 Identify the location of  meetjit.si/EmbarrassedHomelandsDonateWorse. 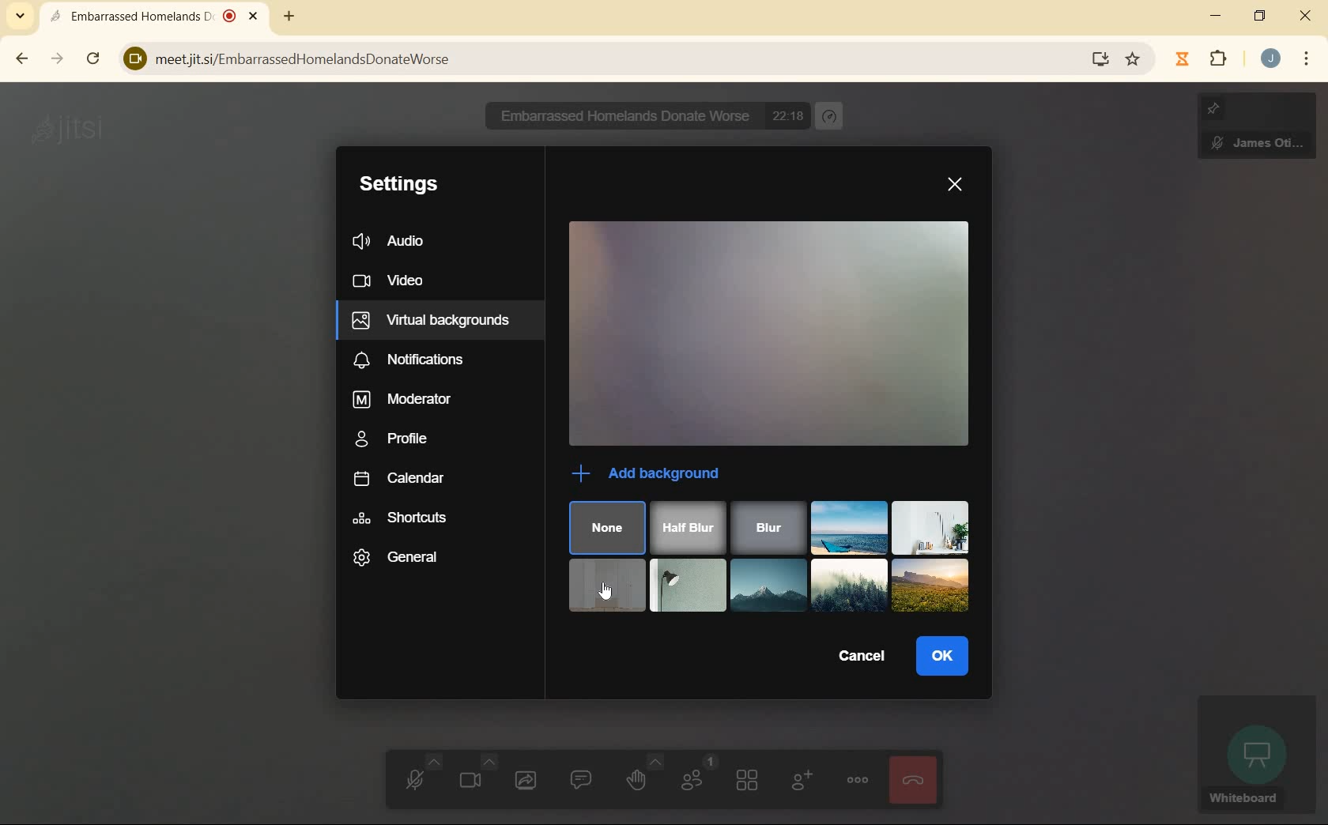
(581, 56).